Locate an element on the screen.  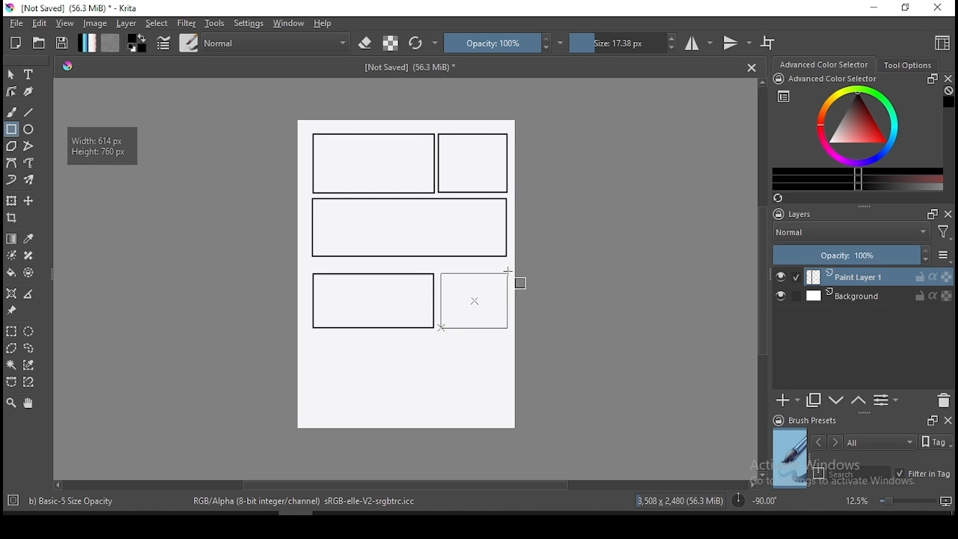
Clear is located at coordinates (948, 92).